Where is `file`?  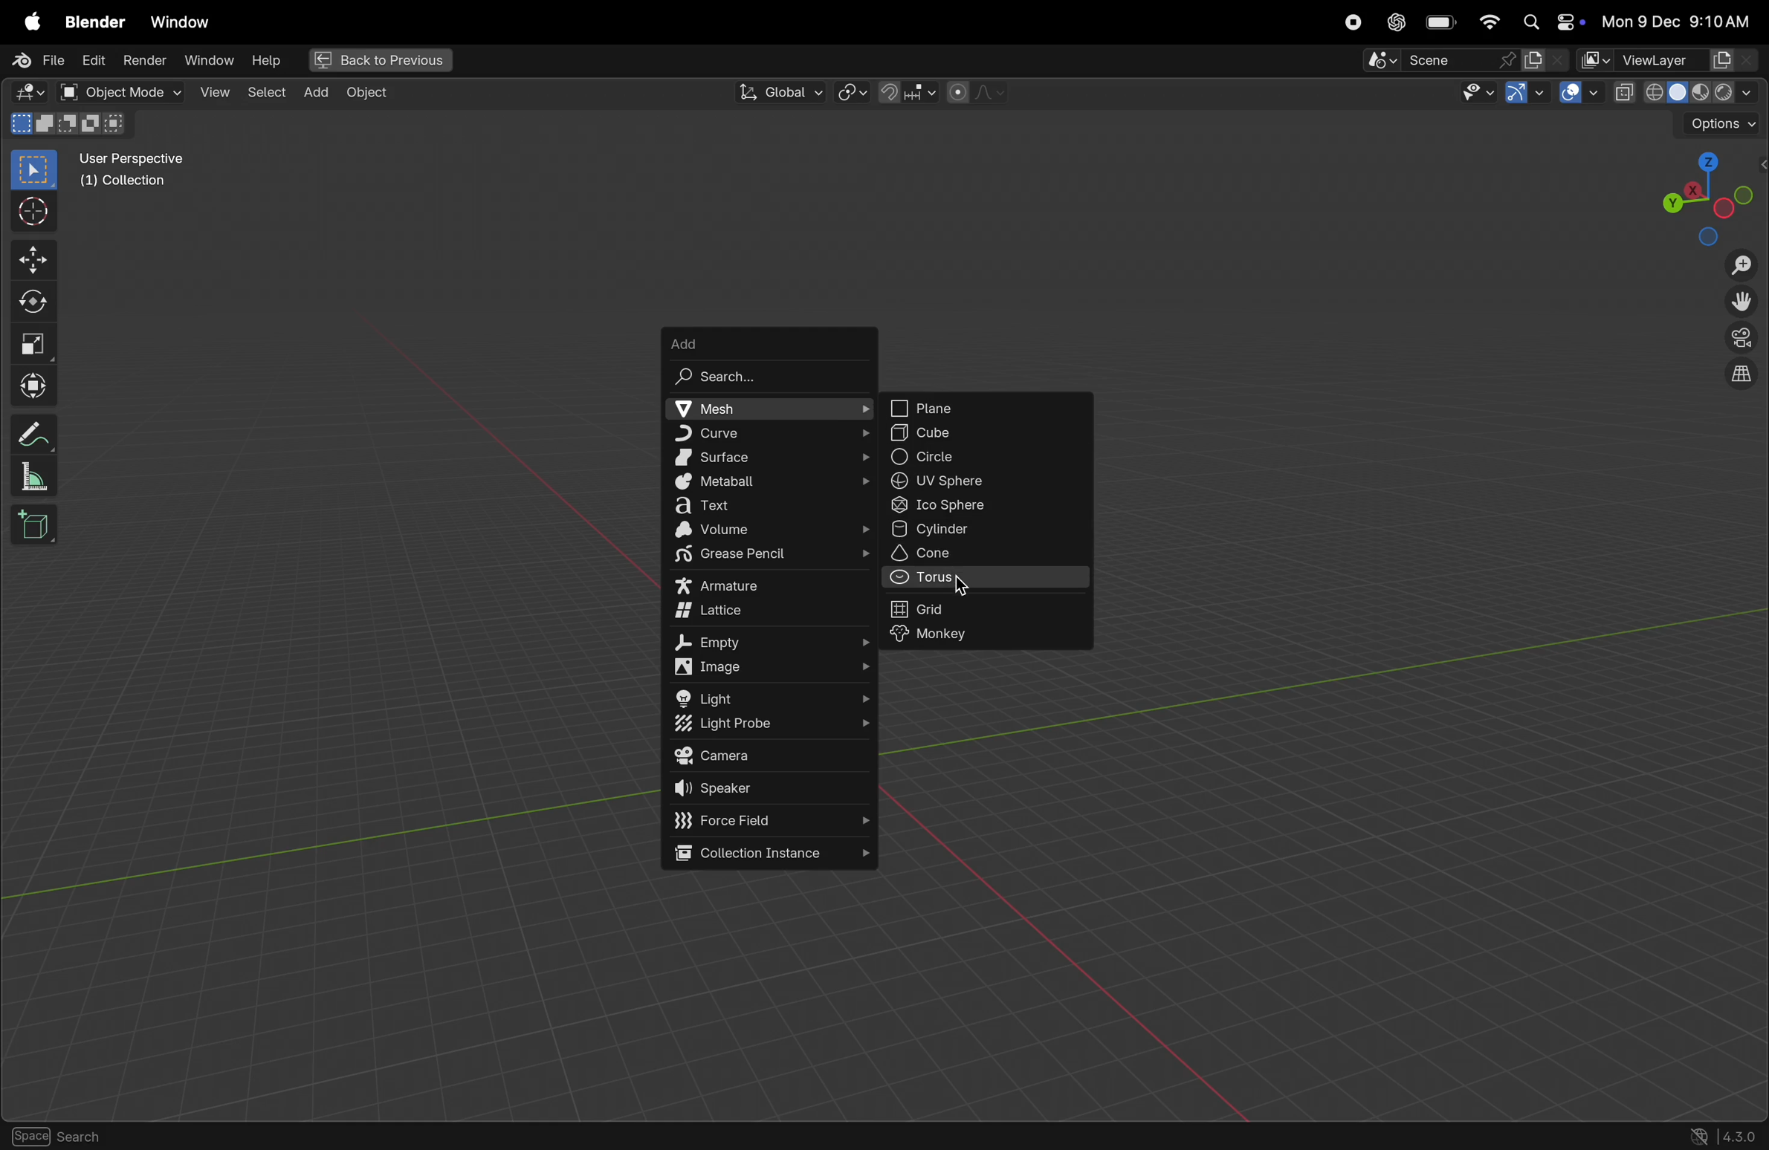 file is located at coordinates (35, 61).